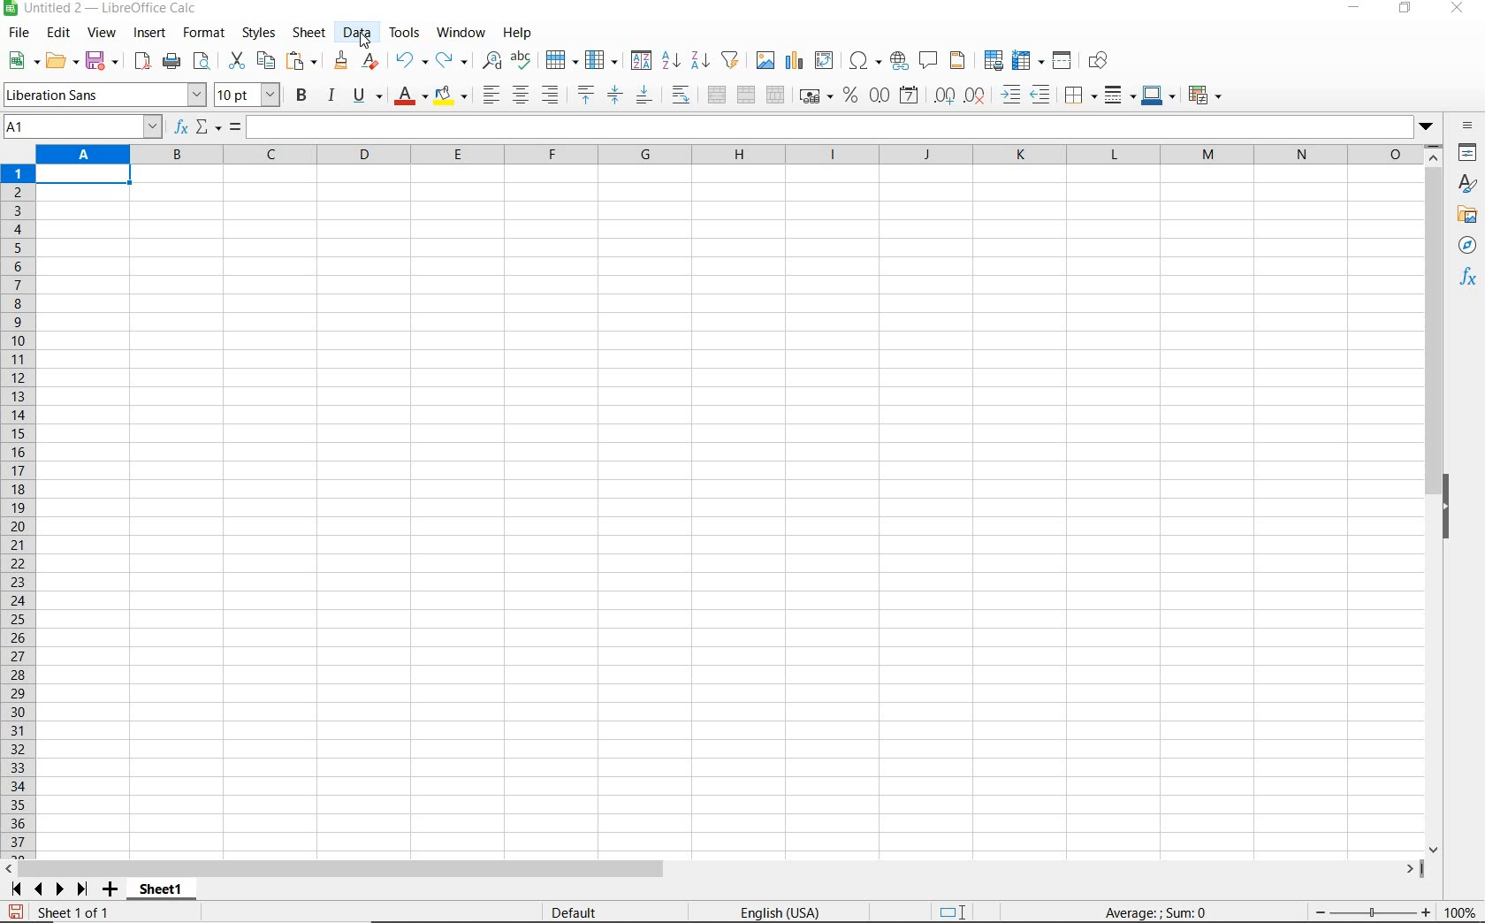 The width and height of the screenshot is (1485, 923). I want to click on format as percent, so click(850, 95).